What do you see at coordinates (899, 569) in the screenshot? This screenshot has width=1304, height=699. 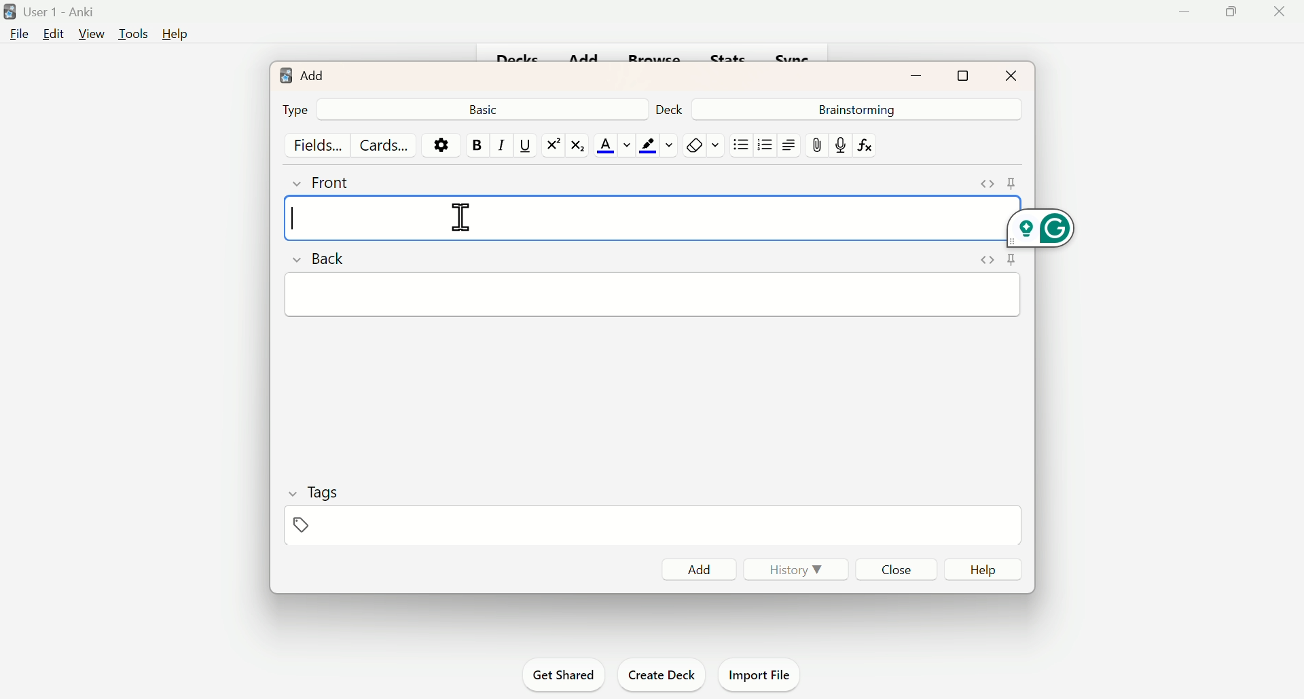 I see `Close` at bounding box center [899, 569].